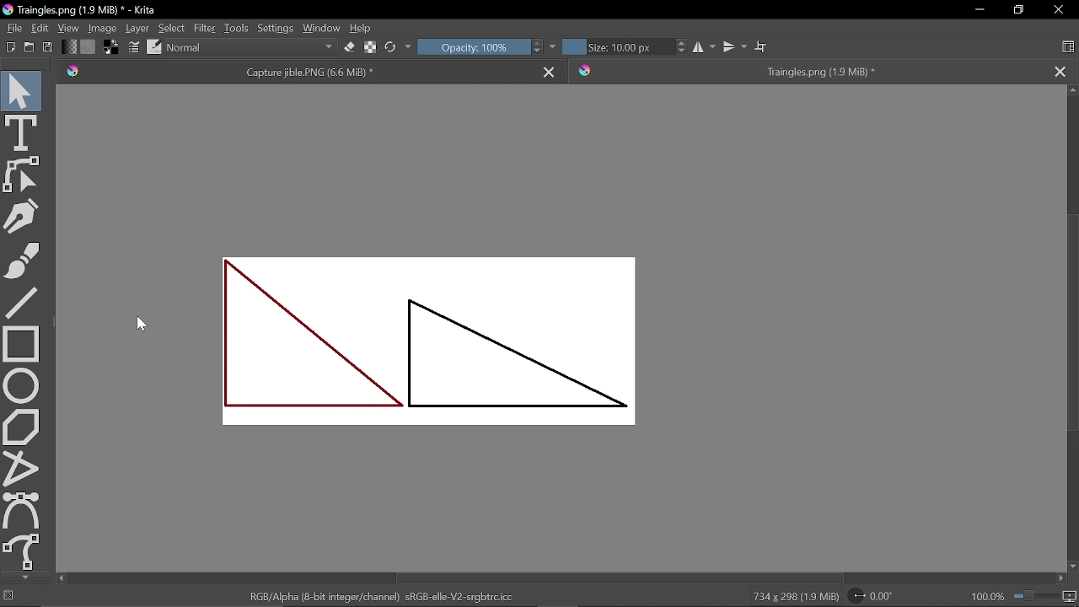 The image size is (1079, 607). What do you see at coordinates (138, 28) in the screenshot?
I see `Layer` at bounding box center [138, 28].